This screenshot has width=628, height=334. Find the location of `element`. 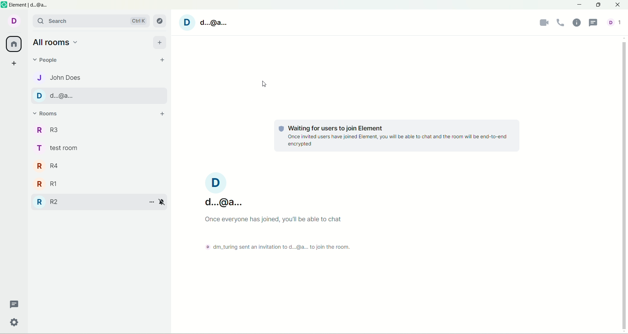

element is located at coordinates (31, 5).